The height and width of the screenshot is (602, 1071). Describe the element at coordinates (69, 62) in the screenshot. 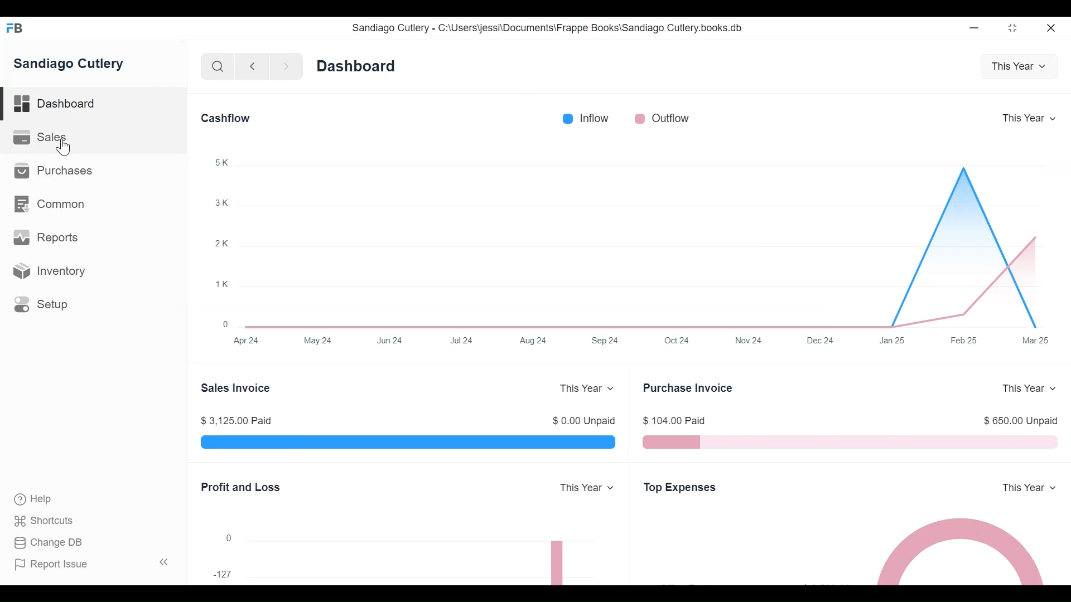

I see `Sandiago Cutlery` at that location.